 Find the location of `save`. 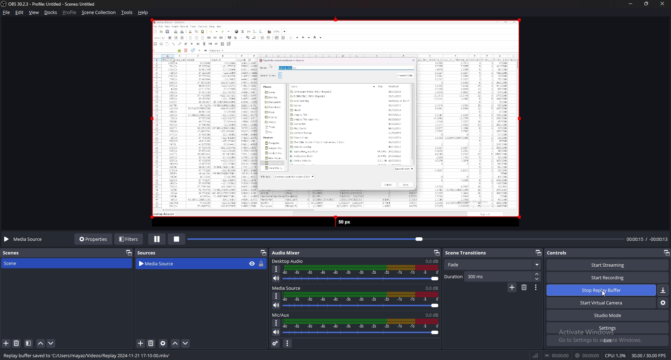

save is located at coordinates (663, 290).